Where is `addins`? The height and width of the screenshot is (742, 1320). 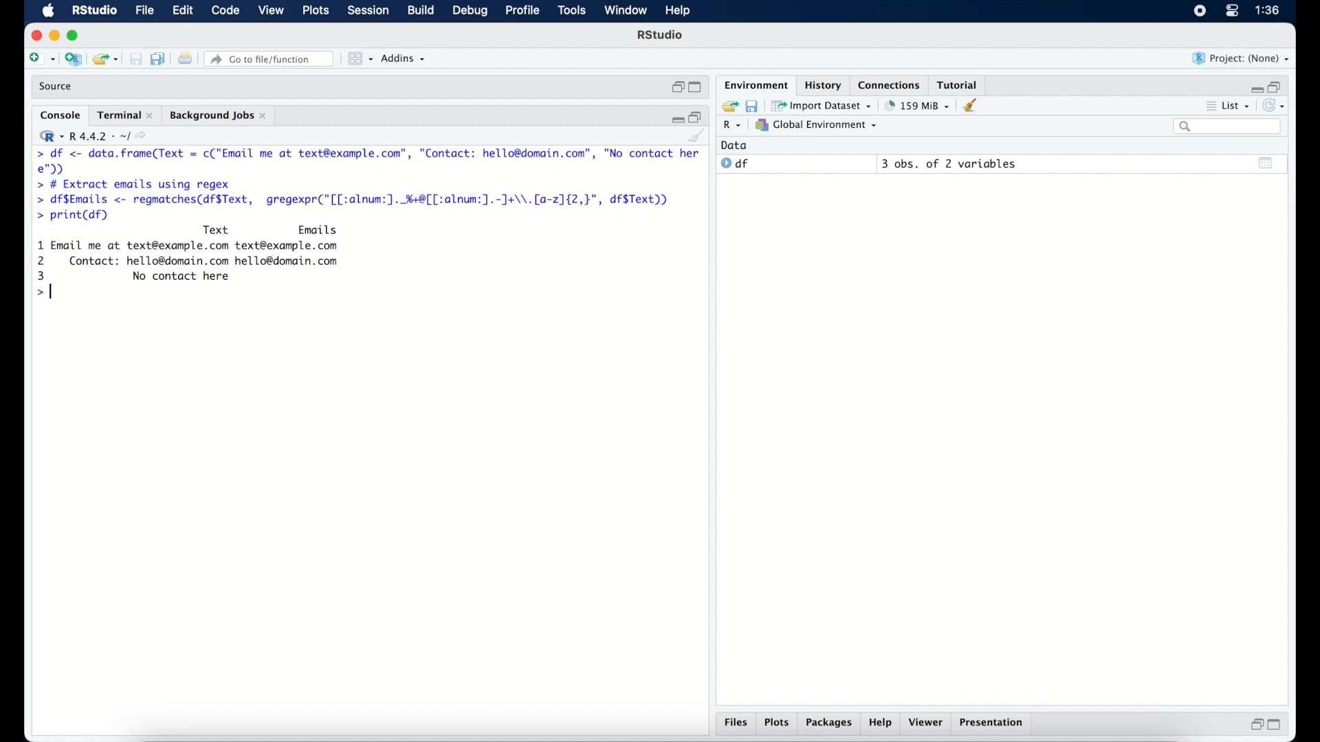
addins is located at coordinates (404, 59).